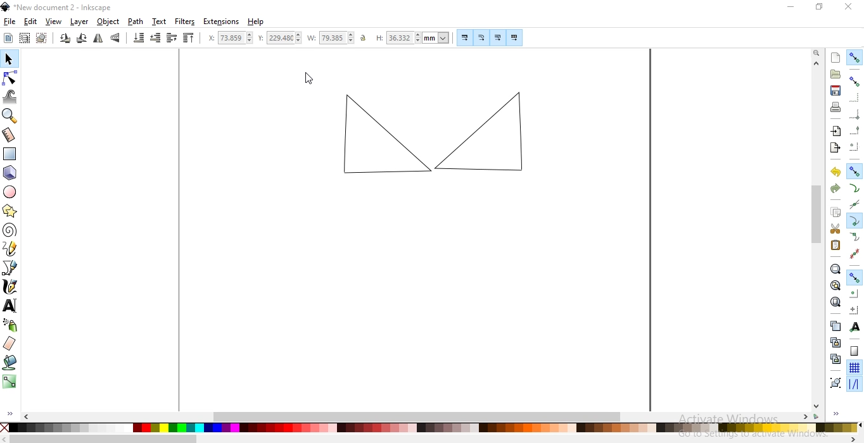 The width and height of the screenshot is (864, 443). I want to click on enable snapping, so click(854, 58).